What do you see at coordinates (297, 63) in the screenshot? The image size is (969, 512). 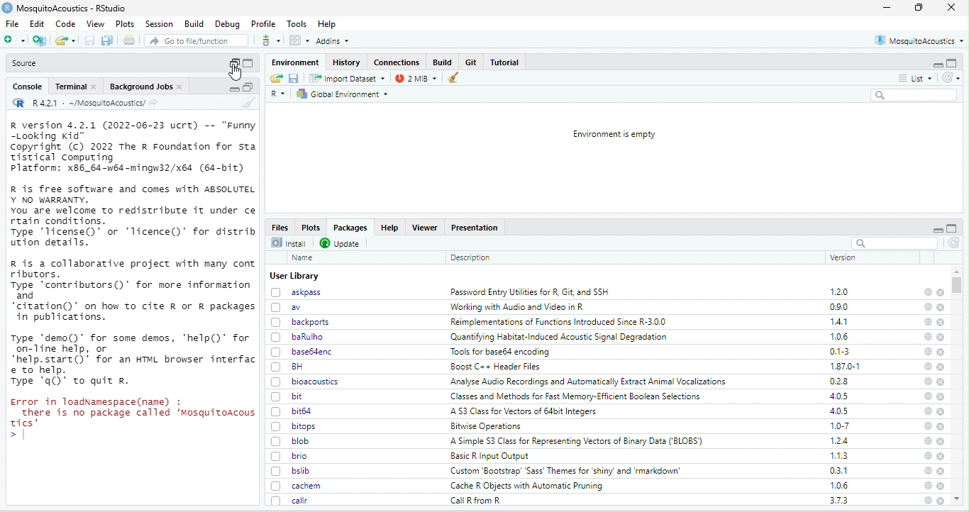 I see `Environment` at bounding box center [297, 63].